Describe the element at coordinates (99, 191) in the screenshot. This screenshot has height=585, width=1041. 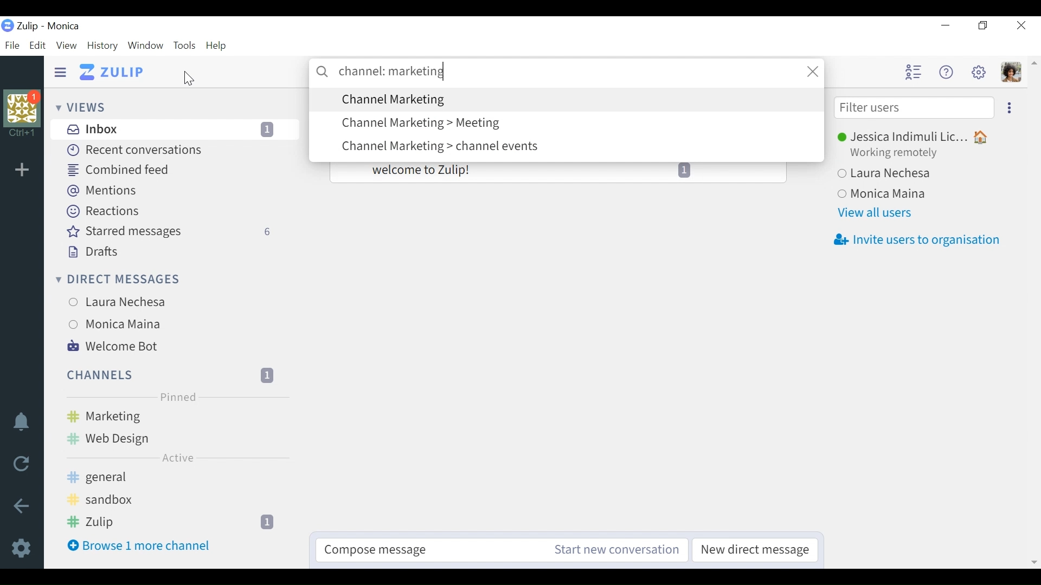
I see `Mentions` at that location.